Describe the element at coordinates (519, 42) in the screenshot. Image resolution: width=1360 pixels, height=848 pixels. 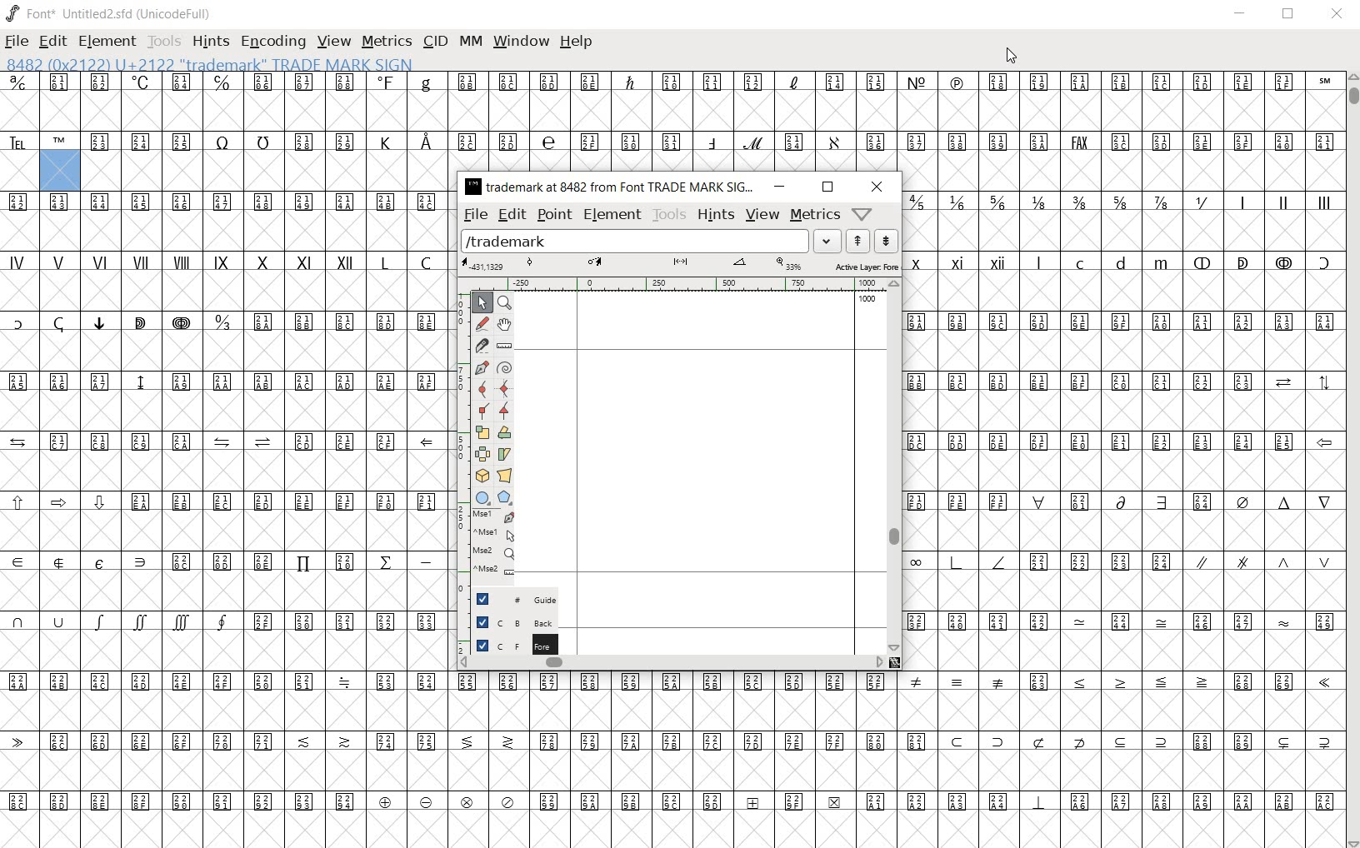
I see `WINDOW` at that location.